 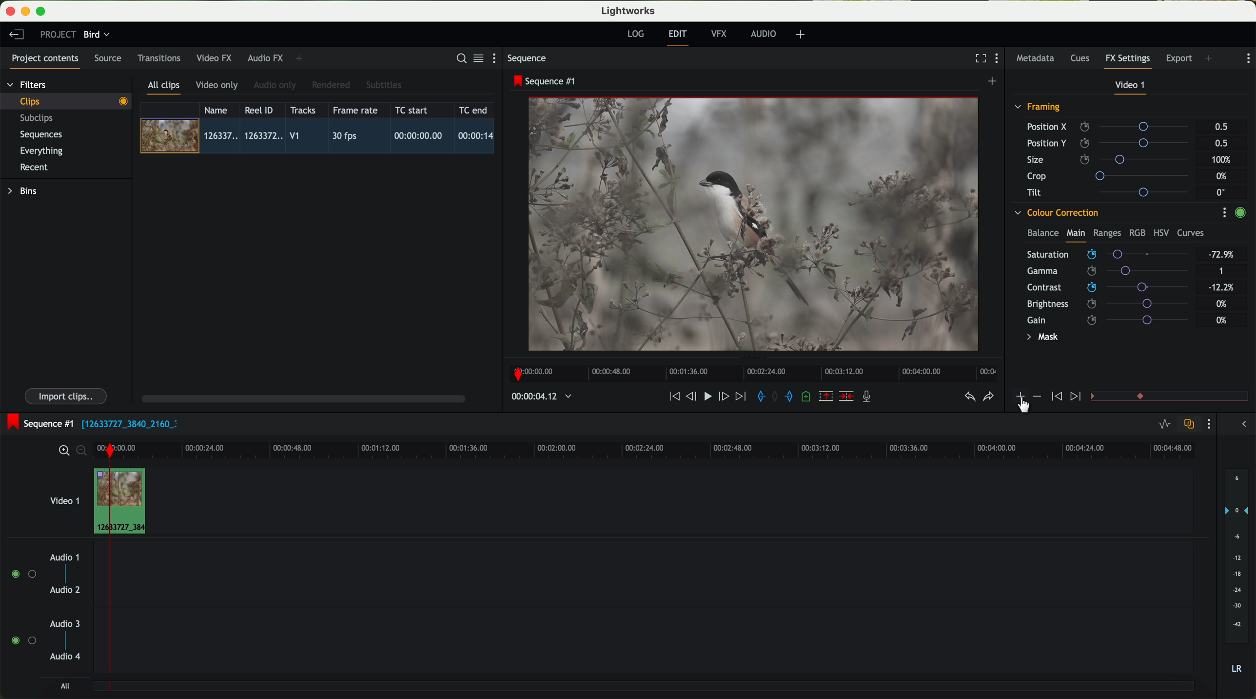 What do you see at coordinates (1127, 61) in the screenshot?
I see `fx settings` at bounding box center [1127, 61].